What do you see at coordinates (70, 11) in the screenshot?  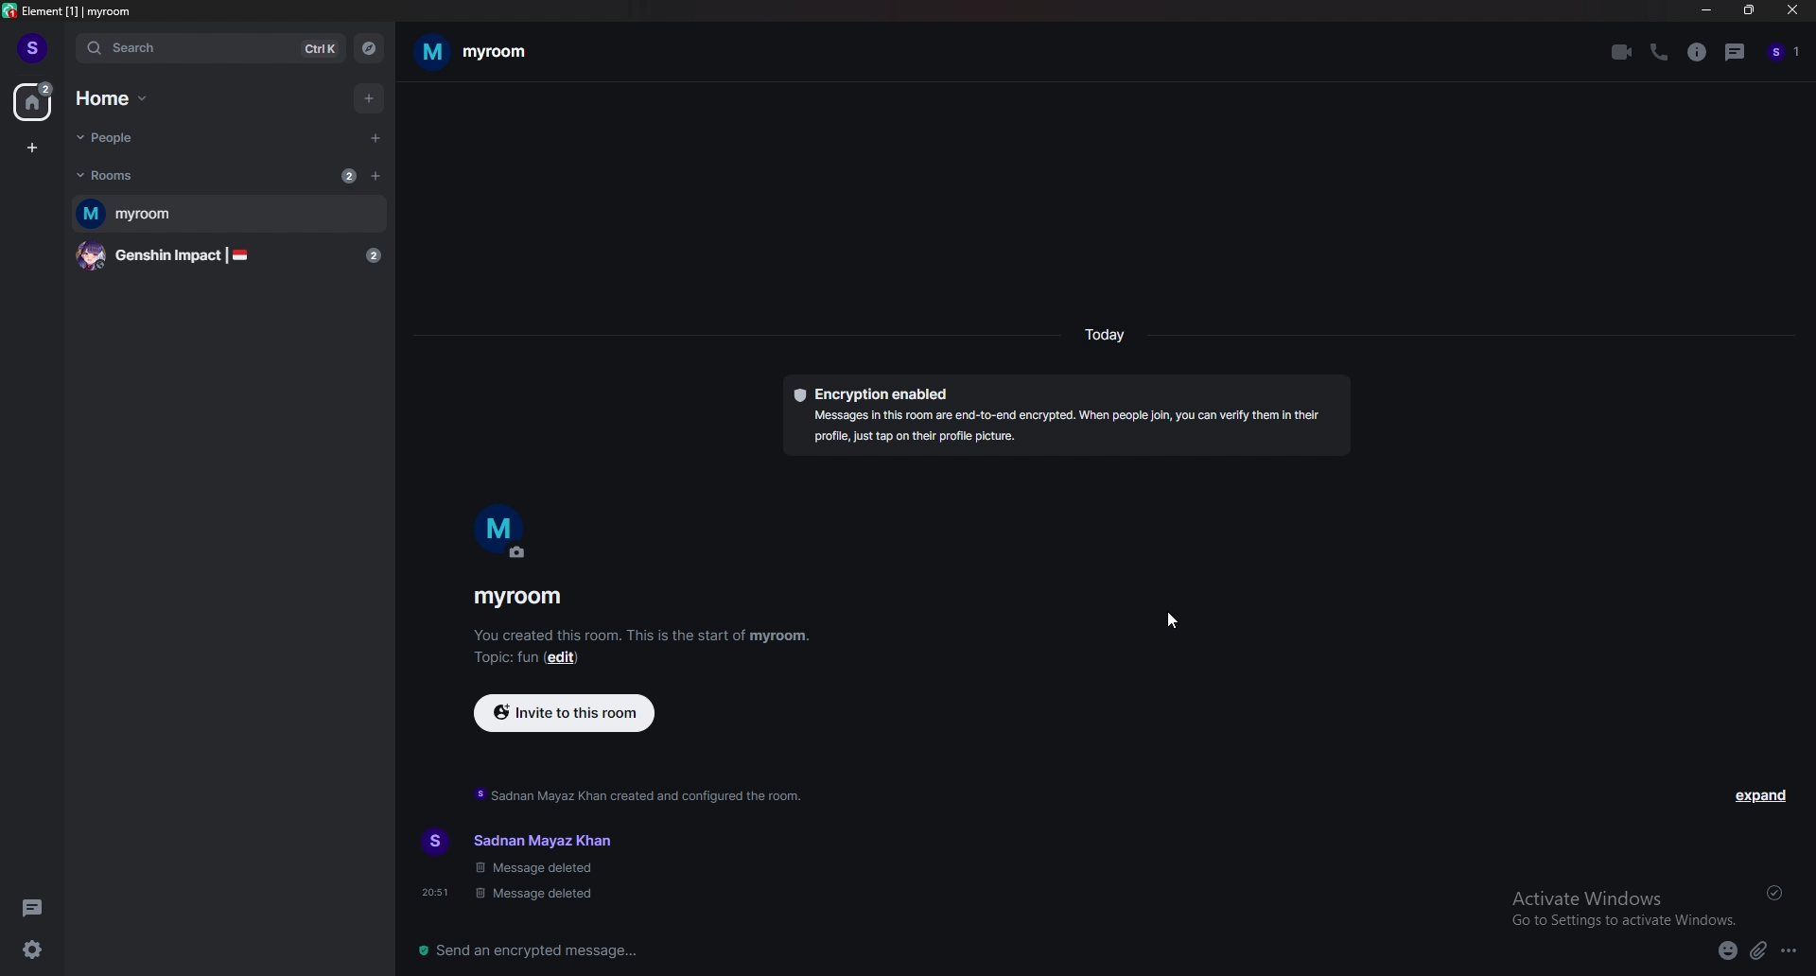 I see `element [1] | myroom` at bounding box center [70, 11].